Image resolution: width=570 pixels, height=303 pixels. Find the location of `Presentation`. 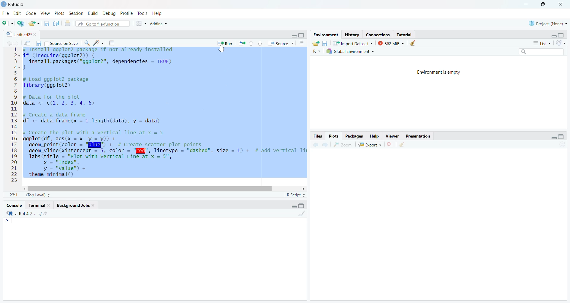

Presentation is located at coordinates (420, 136).